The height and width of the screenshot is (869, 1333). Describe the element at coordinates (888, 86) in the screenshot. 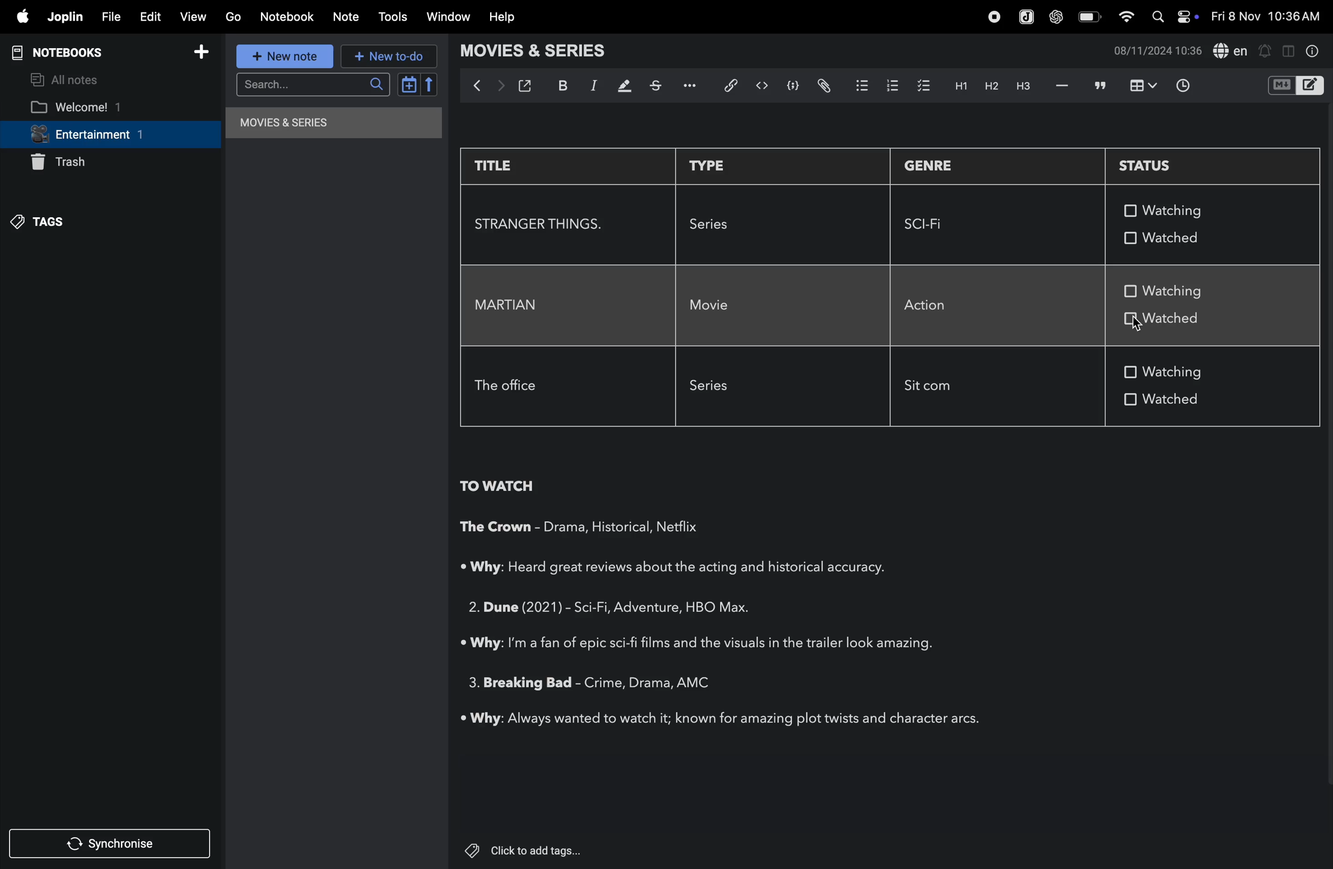

I see `numbered list` at that location.